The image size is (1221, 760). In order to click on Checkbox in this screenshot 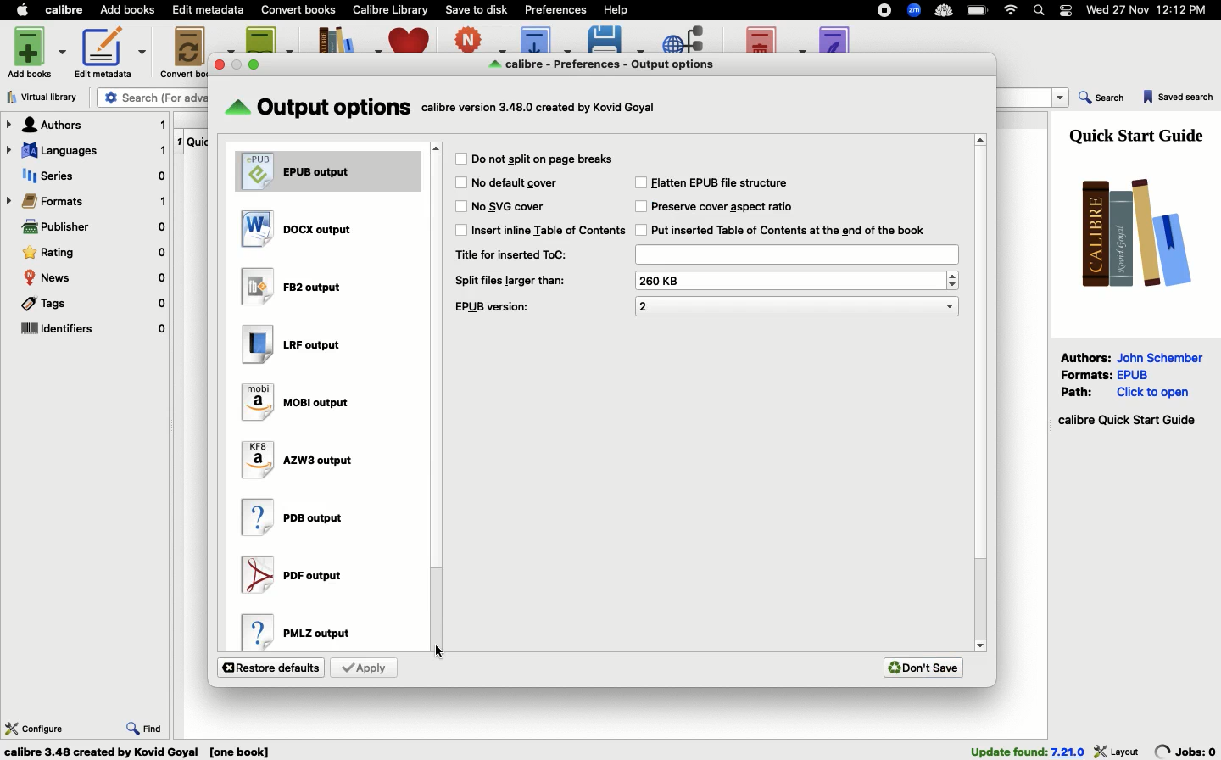, I will do `click(460, 230)`.